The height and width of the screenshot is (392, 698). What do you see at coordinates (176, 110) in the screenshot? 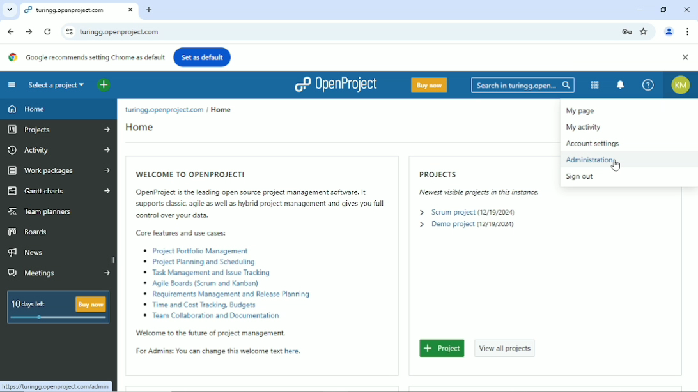
I see `location: tunngg.openproject.com / Home` at bounding box center [176, 110].